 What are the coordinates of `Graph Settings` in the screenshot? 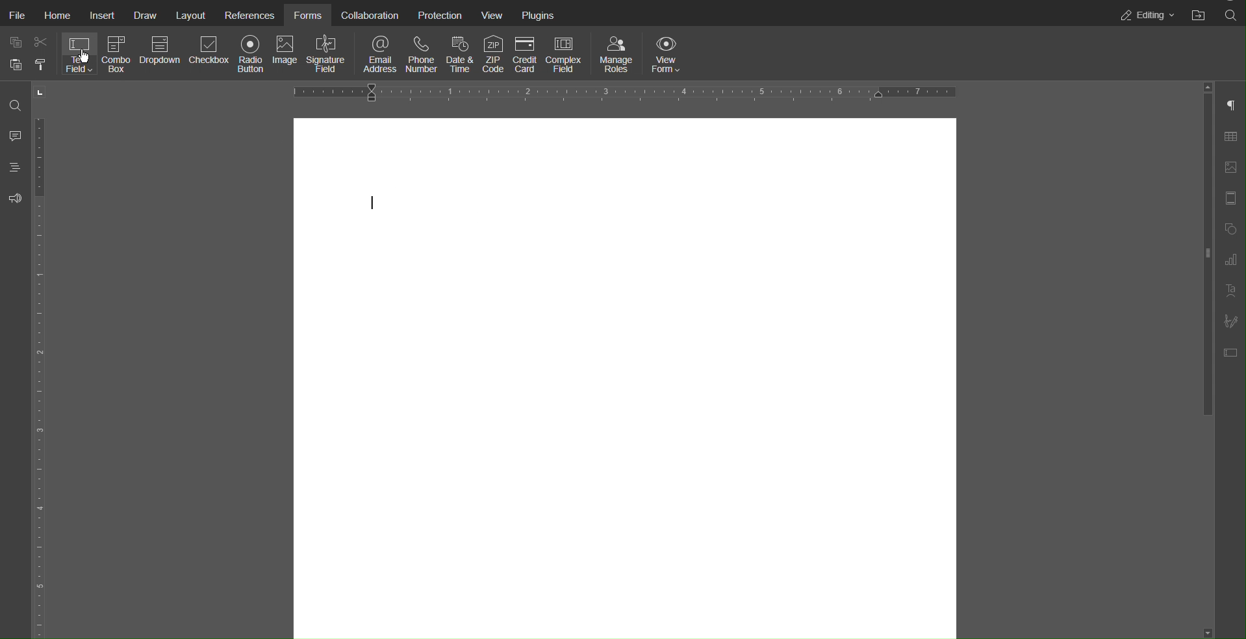 It's located at (1230, 260).